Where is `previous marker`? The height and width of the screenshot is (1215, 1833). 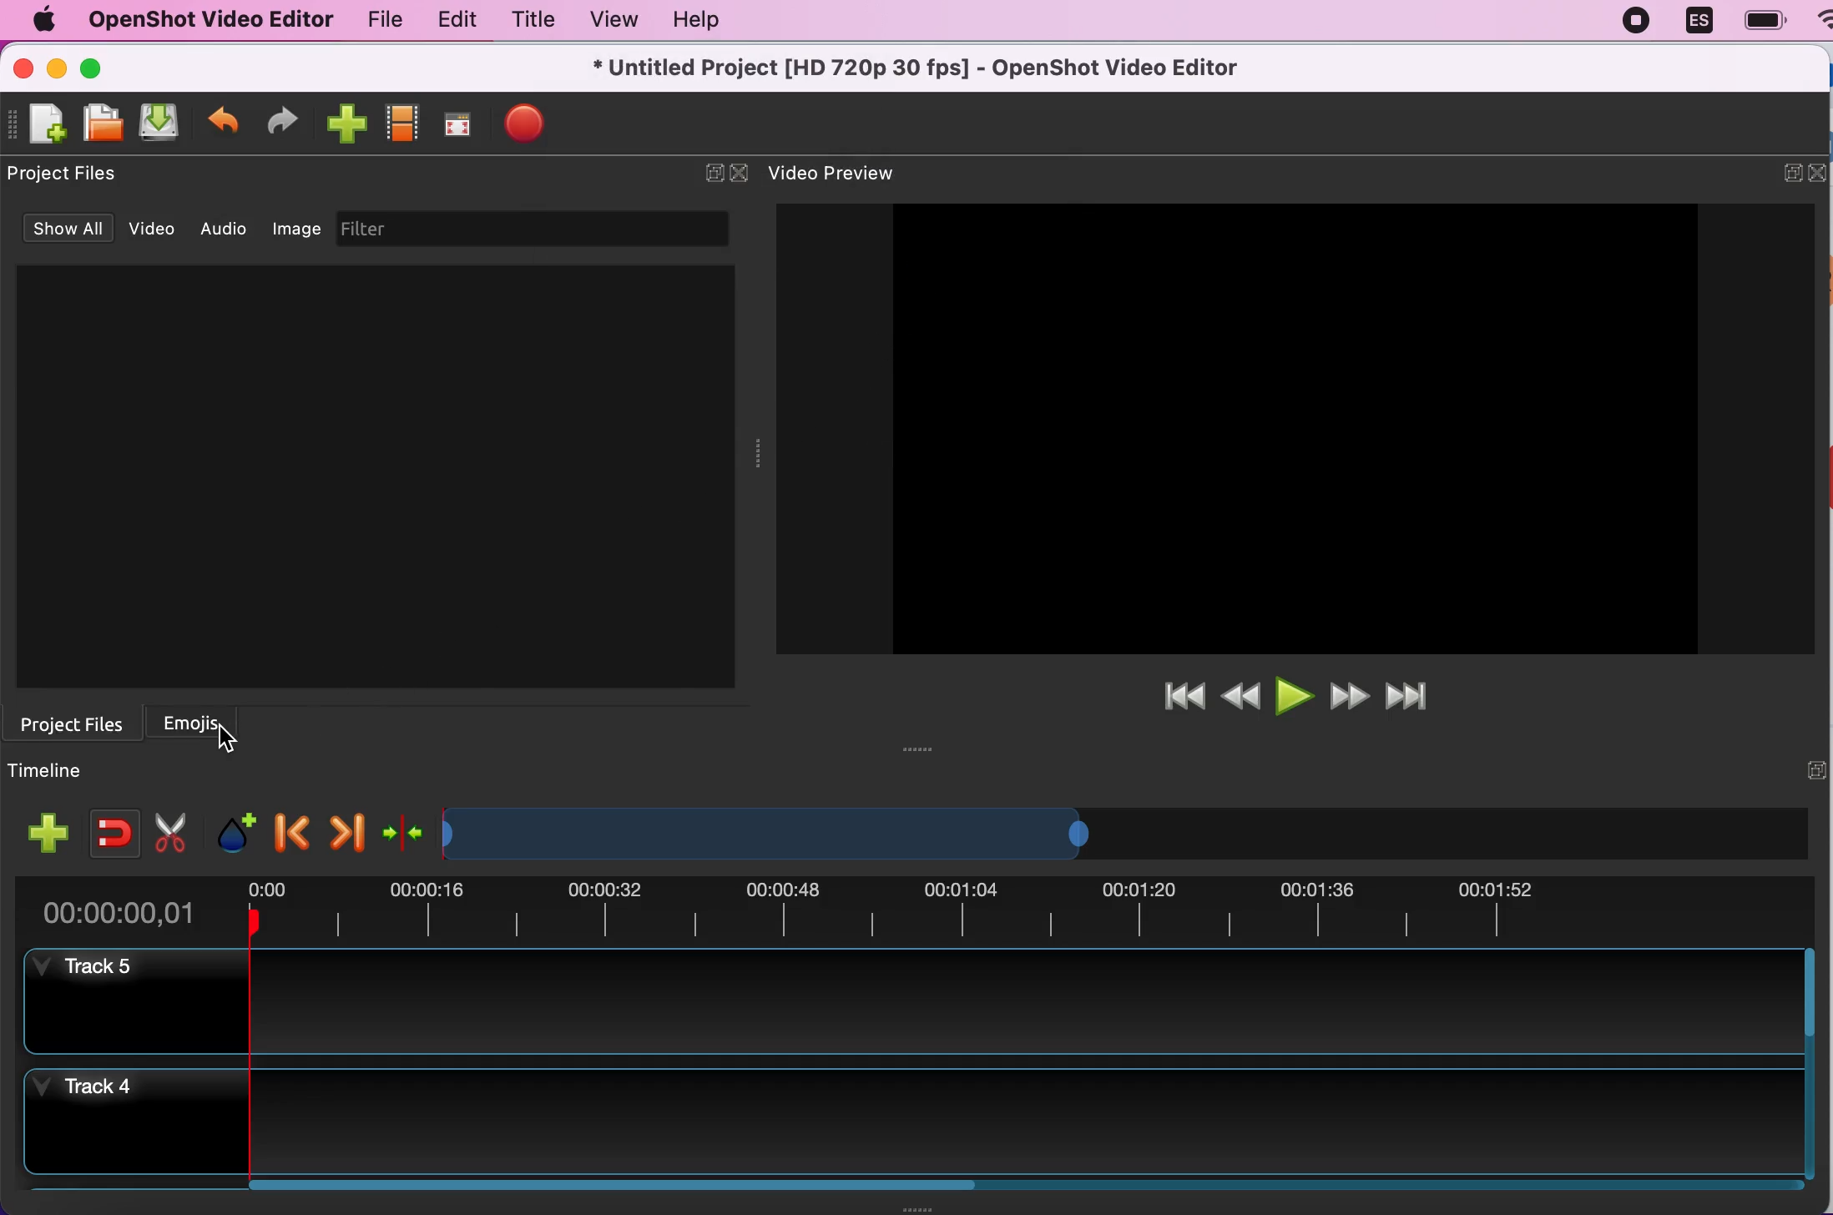 previous marker is located at coordinates (293, 827).